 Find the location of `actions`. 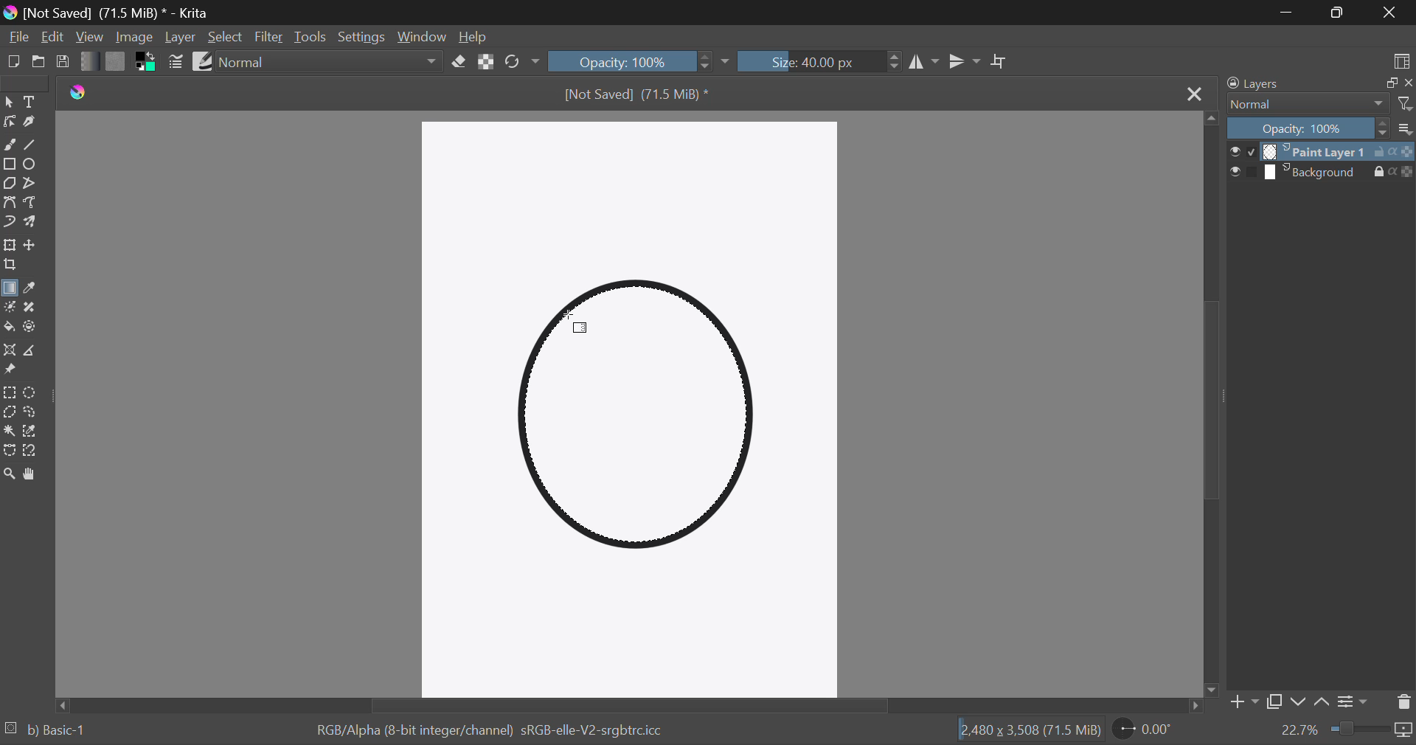

actions is located at coordinates (1393, 171).